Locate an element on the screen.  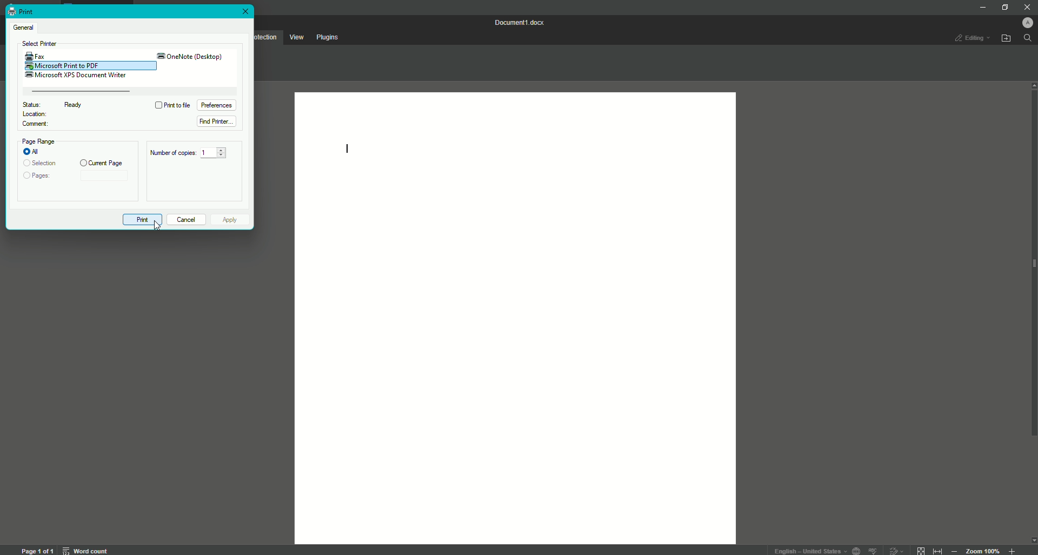
Zoom out is located at coordinates (954, 550).